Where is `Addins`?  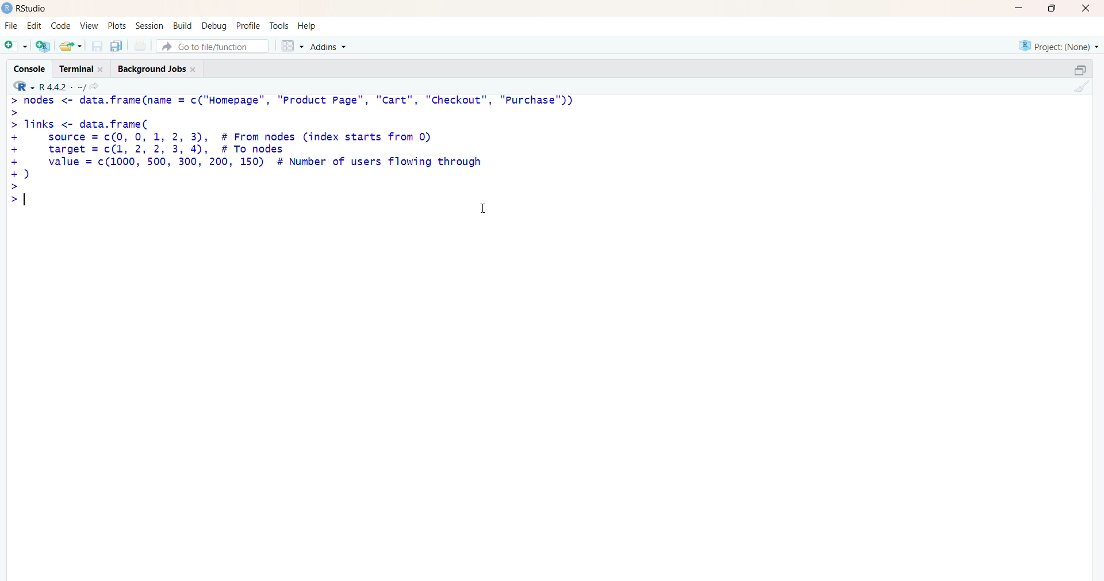 Addins is located at coordinates (328, 47).